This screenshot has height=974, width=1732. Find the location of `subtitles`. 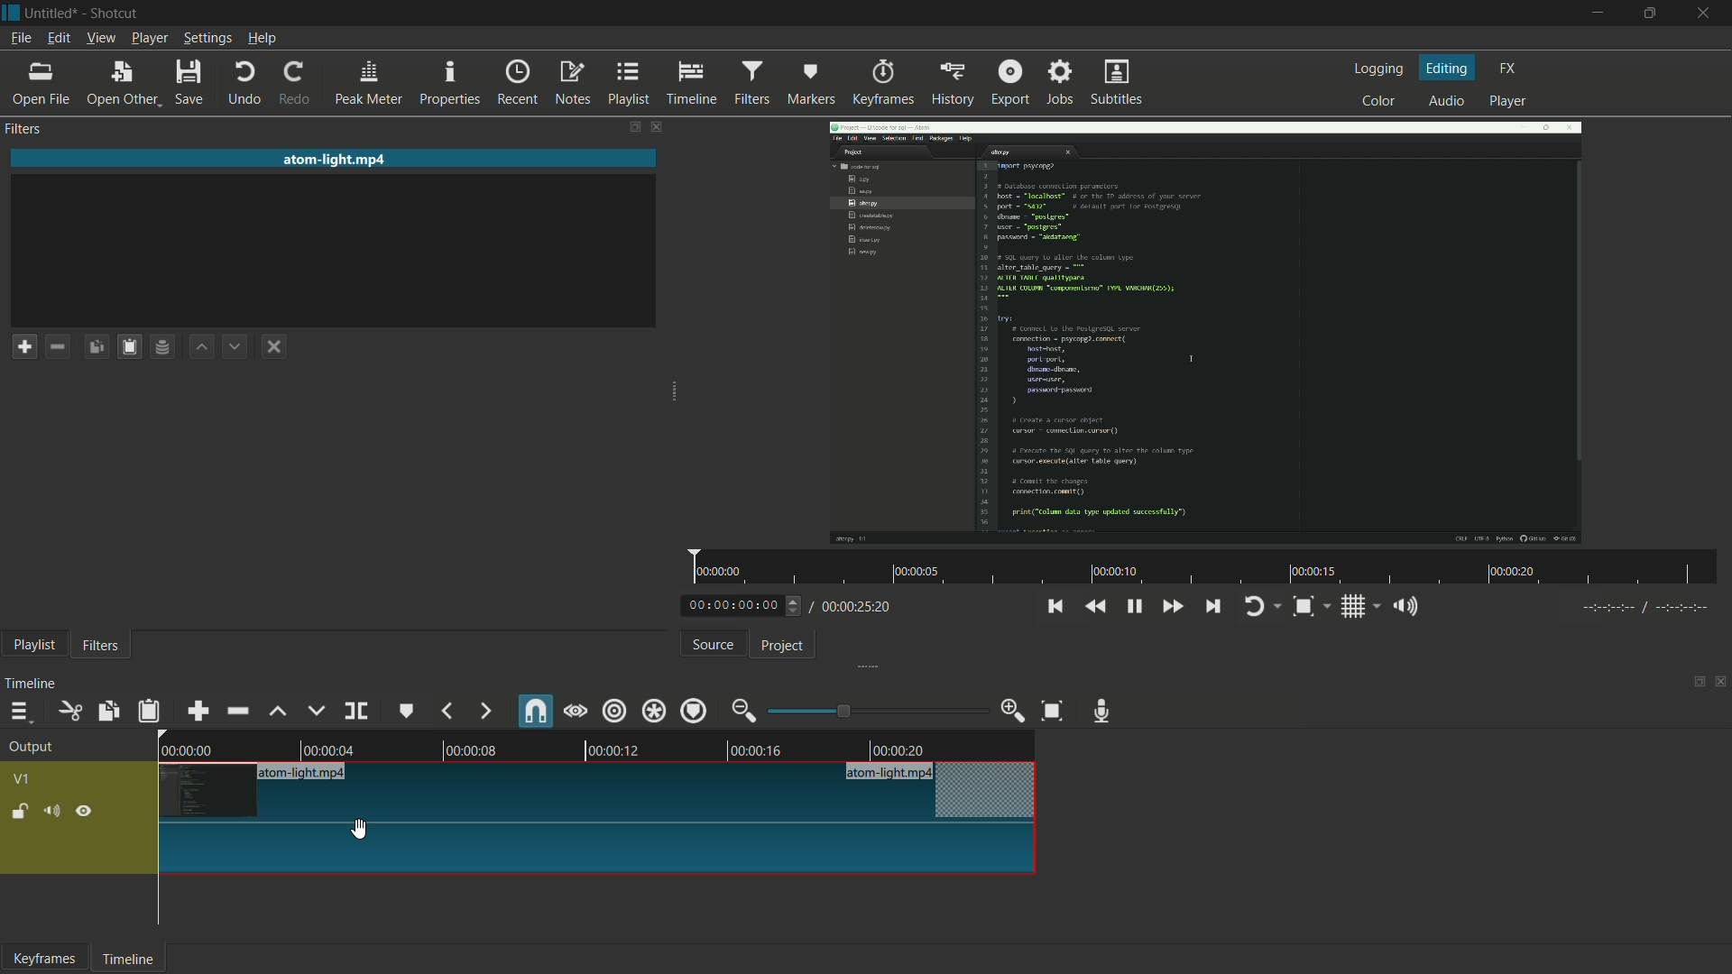

subtitles is located at coordinates (1117, 81).